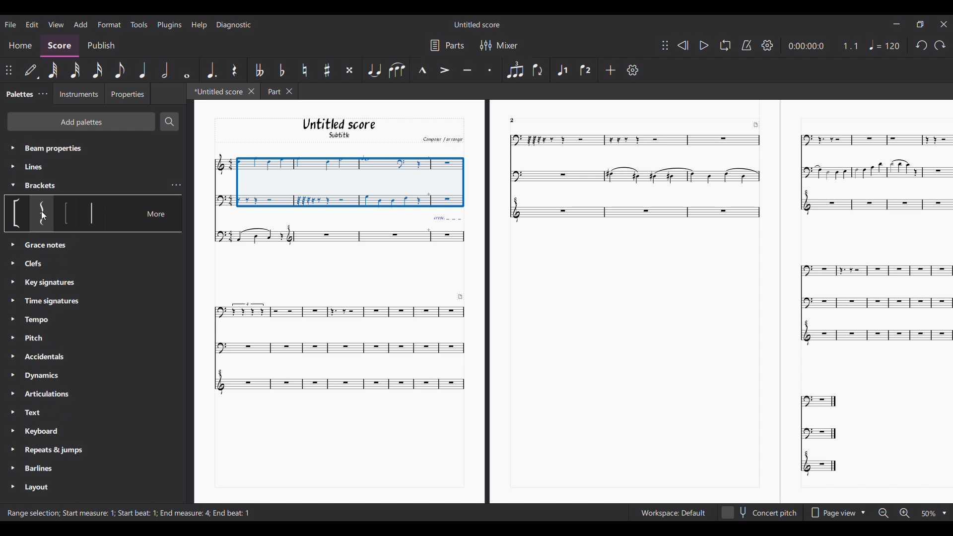 This screenshot has width=953, height=536. What do you see at coordinates (138, 513) in the screenshot?
I see `Start beat : 1;` at bounding box center [138, 513].